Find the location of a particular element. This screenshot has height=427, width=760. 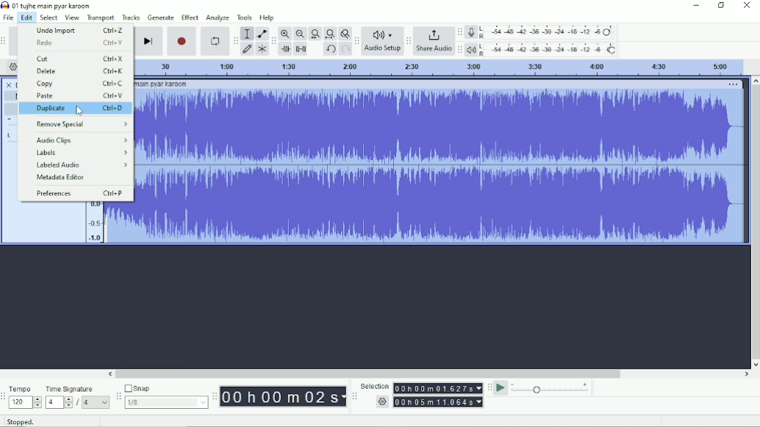

Sound is located at coordinates (94, 222).